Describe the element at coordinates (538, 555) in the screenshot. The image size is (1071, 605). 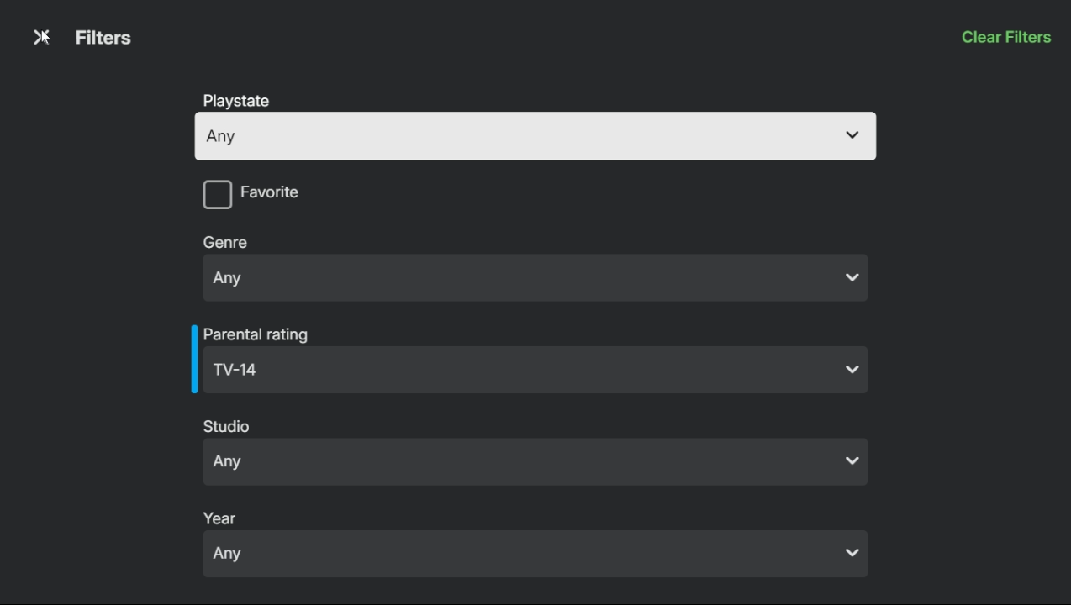
I see `Any` at that location.